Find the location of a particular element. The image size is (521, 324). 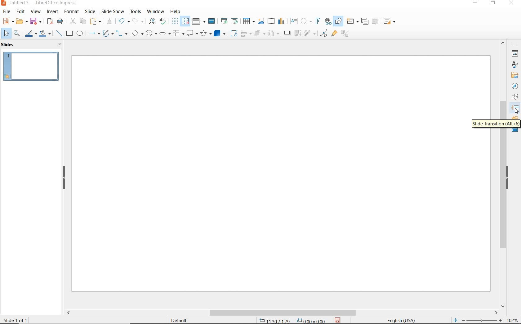

SLIDES is located at coordinates (10, 45).